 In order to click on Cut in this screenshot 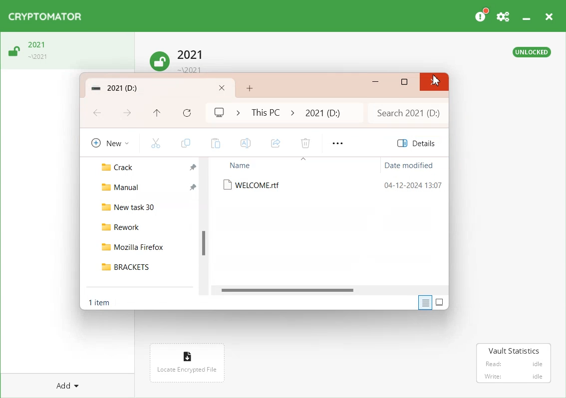, I will do `click(157, 142)`.